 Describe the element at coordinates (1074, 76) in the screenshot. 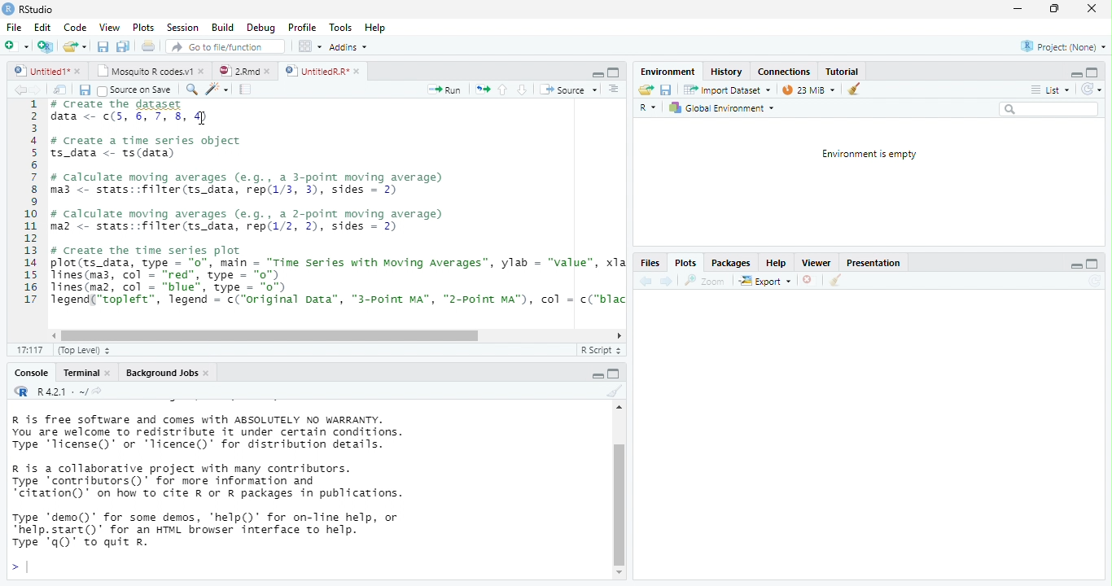

I see `minimize` at that location.